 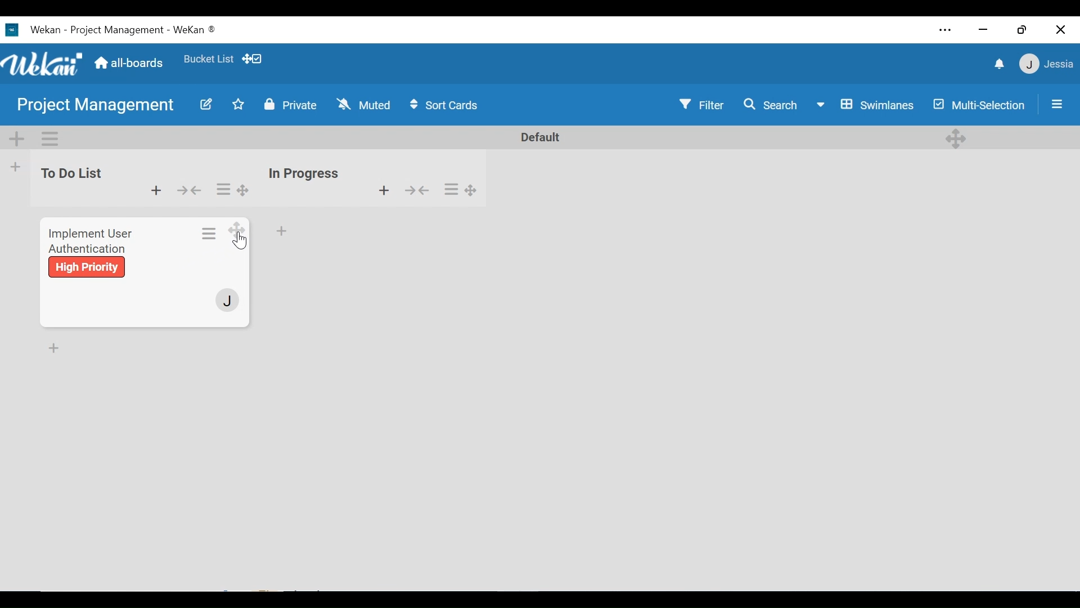 What do you see at coordinates (445, 106) in the screenshot?
I see ` Sort Cards` at bounding box center [445, 106].